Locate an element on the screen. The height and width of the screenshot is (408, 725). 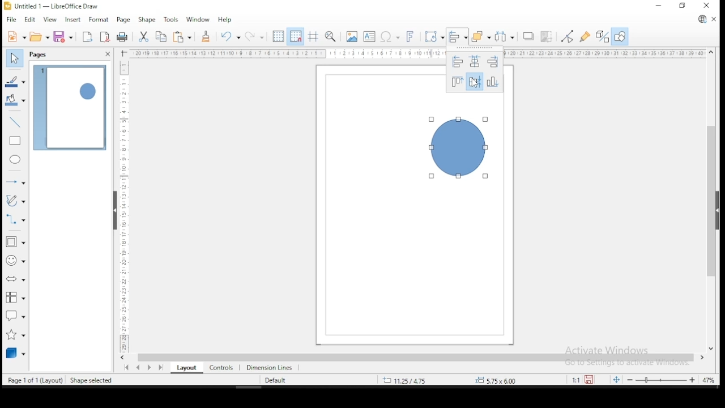
clone formatting is located at coordinates (206, 36).